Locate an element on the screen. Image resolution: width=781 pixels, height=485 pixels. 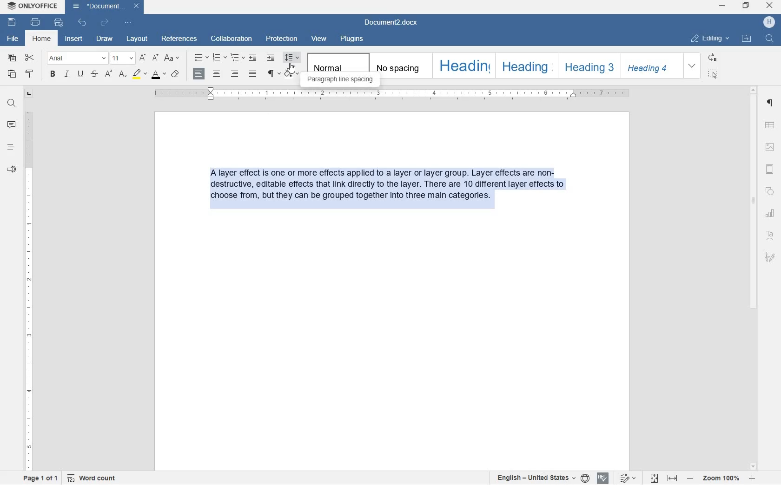
redo is located at coordinates (103, 23).